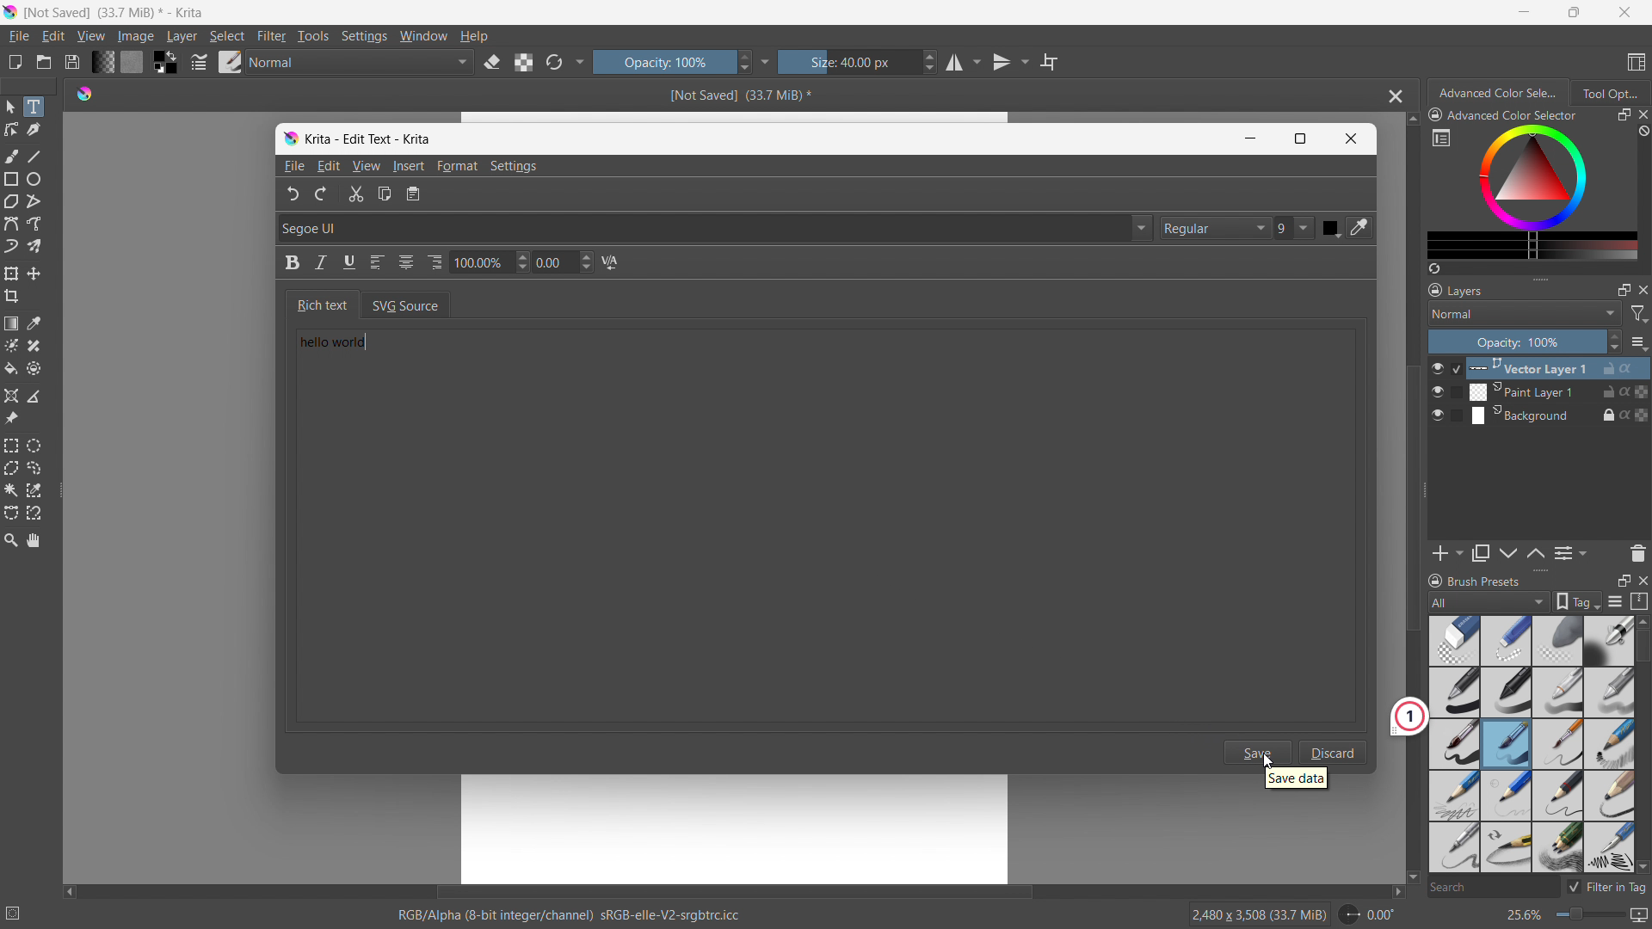  What do you see at coordinates (1550, 392) in the screenshot?
I see `Paint Layer 1` at bounding box center [1550, 392].